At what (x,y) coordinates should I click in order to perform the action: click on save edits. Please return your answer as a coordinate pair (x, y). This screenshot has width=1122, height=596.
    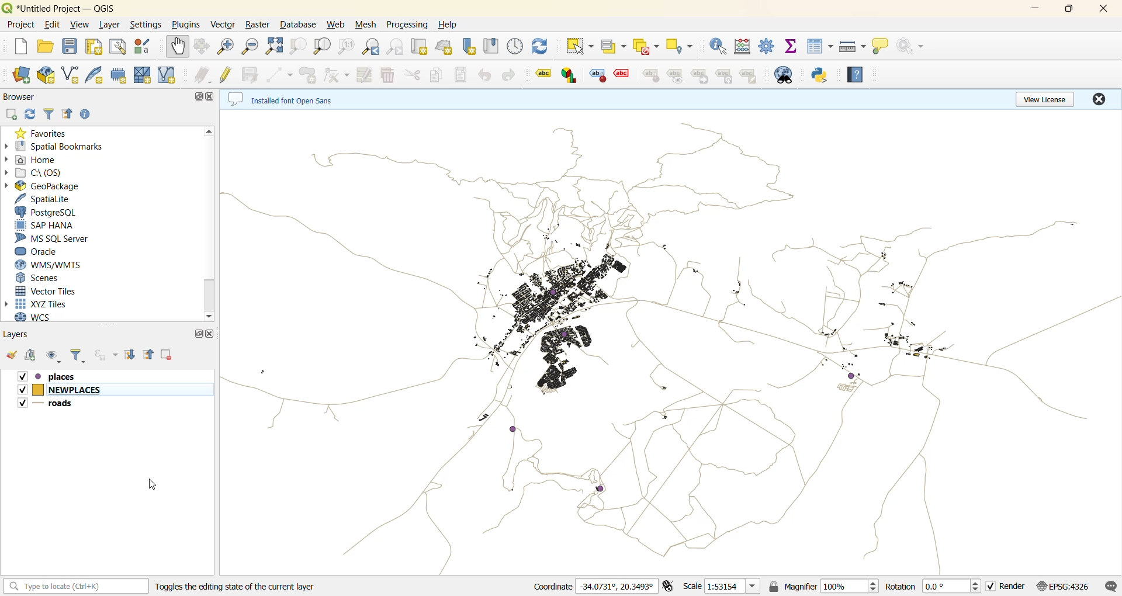
    Looking at the image, I should click on (254, 74).